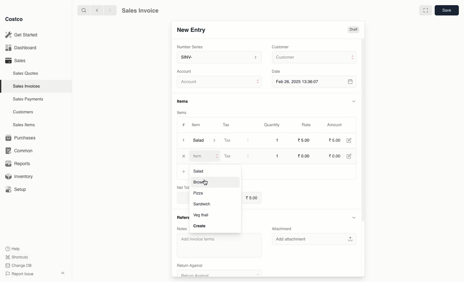 The image size is (464, 282). Describe the element at coordinates (218, 266) in the screenshot. I see `Return Against` at that location.